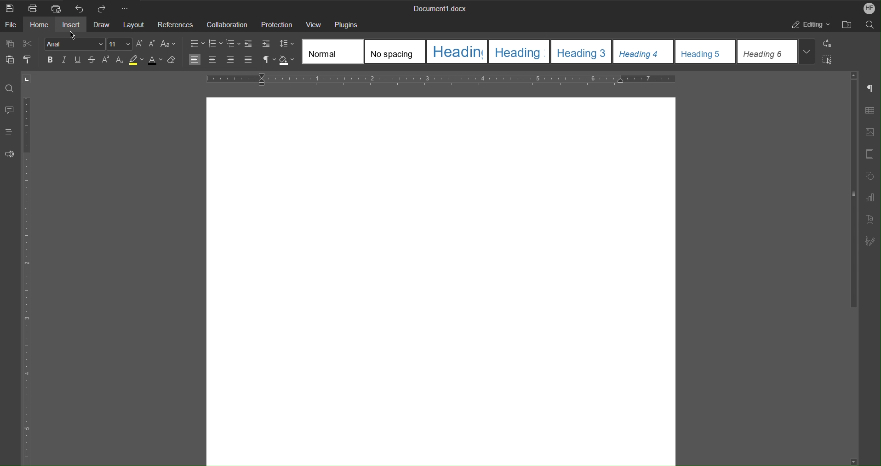 The width and height of the screenshot is (881, 466). I want to click on Replace, so click(828, 44).